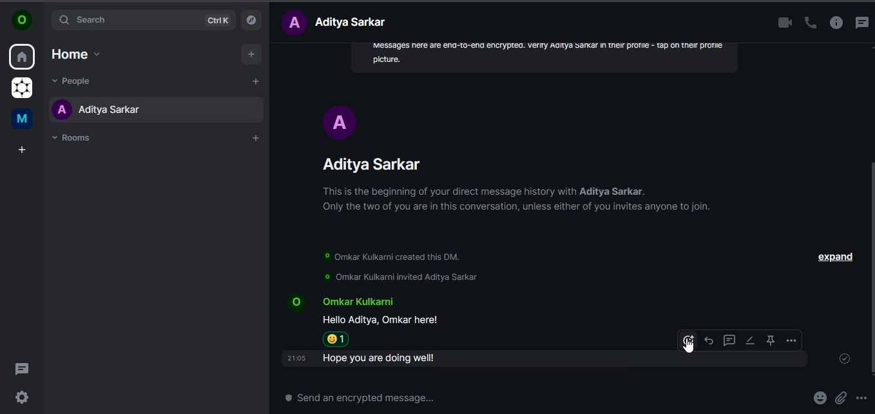 This screenshot has height=414, width=875. I want to click on quicker settings, so click(23, 395).